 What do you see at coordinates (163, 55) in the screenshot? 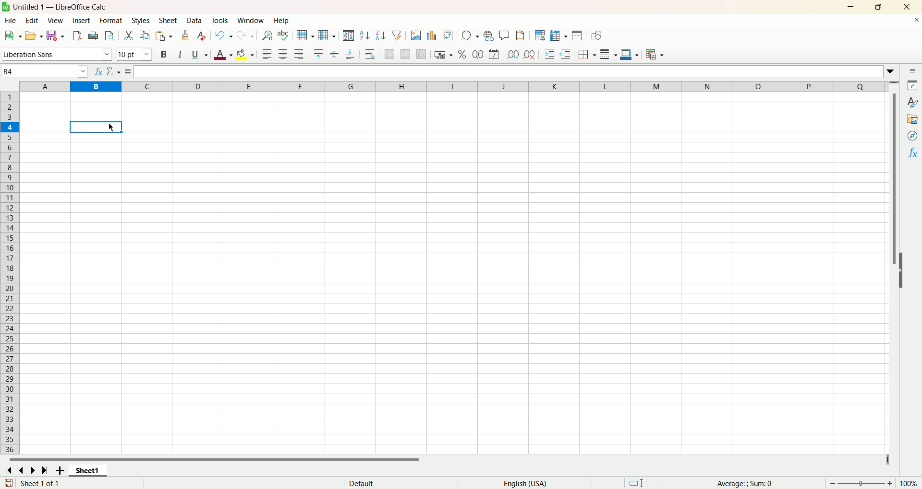
I see `bold` at bounding box center [163, 55].